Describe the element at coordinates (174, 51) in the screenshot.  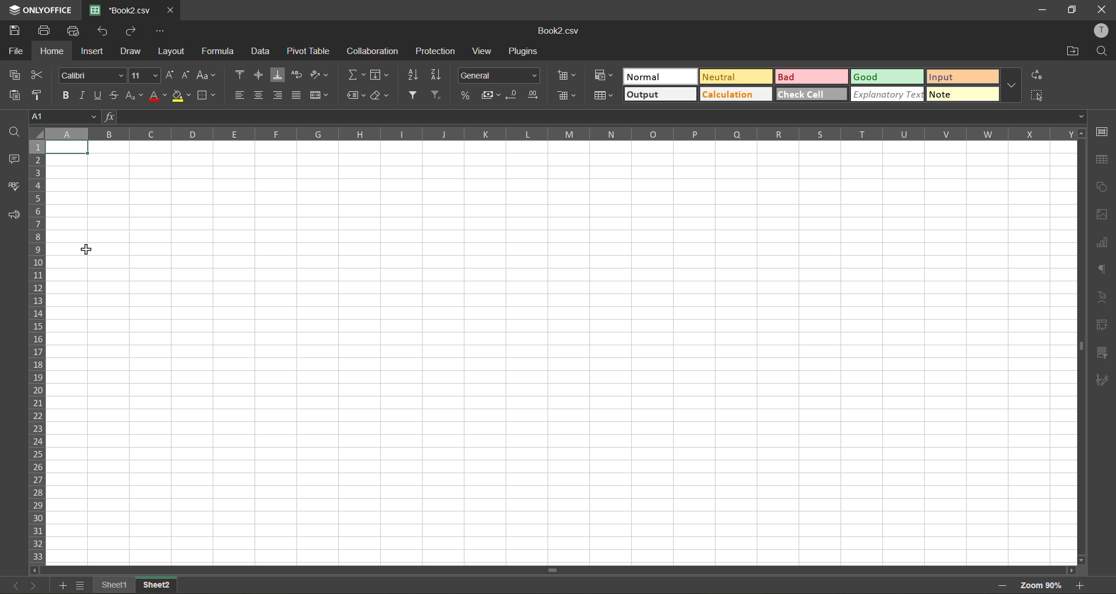
I see `layout` at that location.